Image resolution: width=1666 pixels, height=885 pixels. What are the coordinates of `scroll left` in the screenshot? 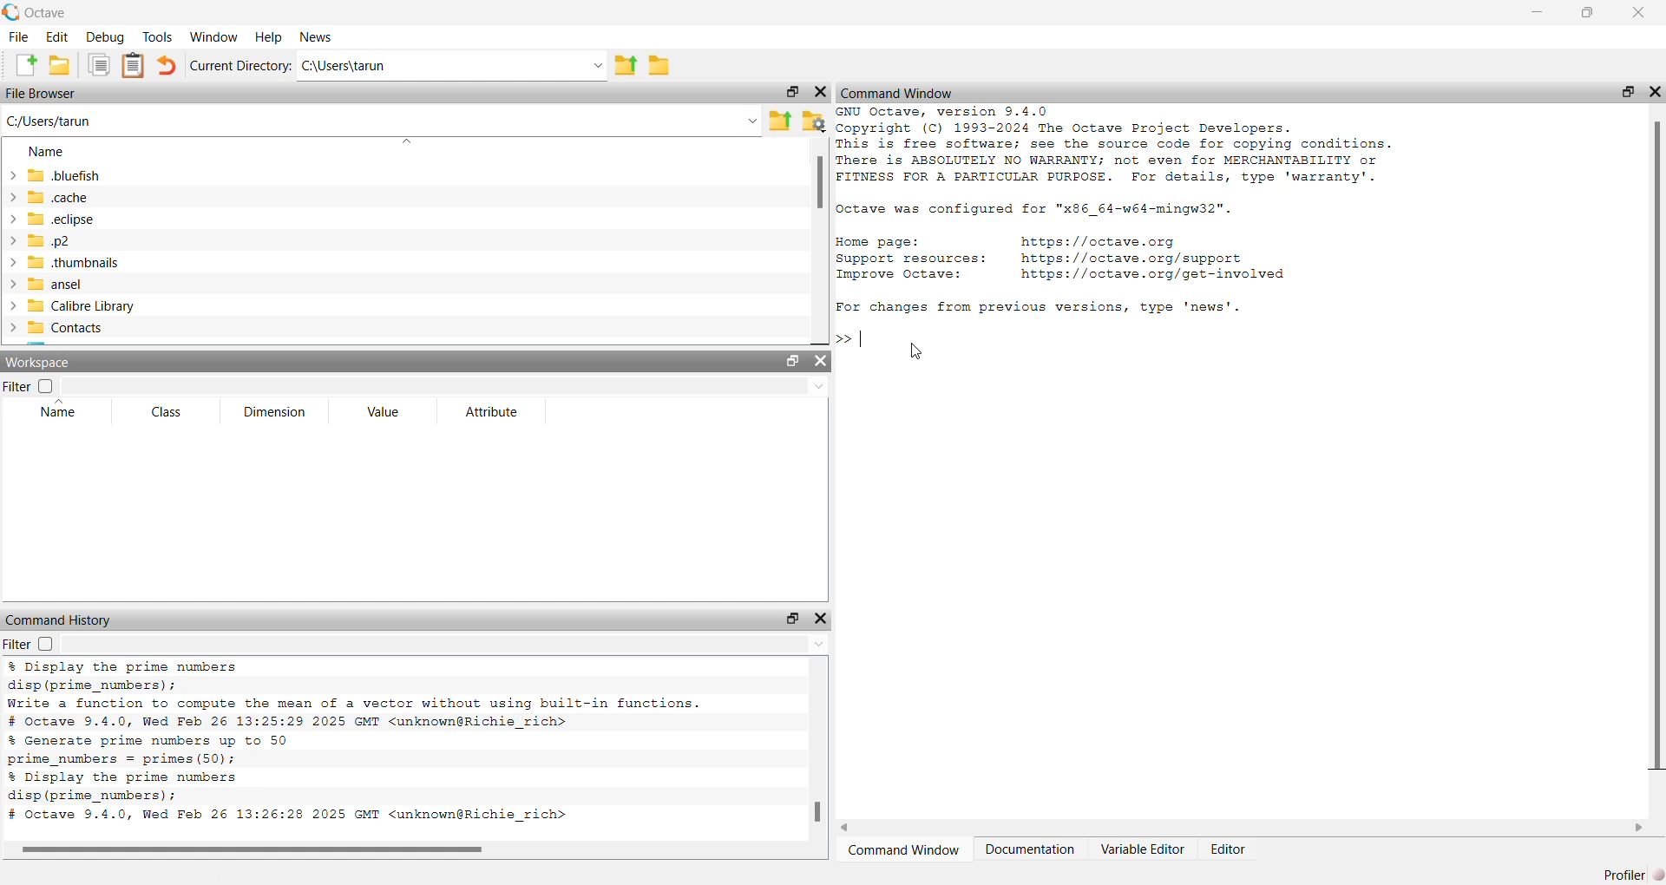 It's located at (846, 828).